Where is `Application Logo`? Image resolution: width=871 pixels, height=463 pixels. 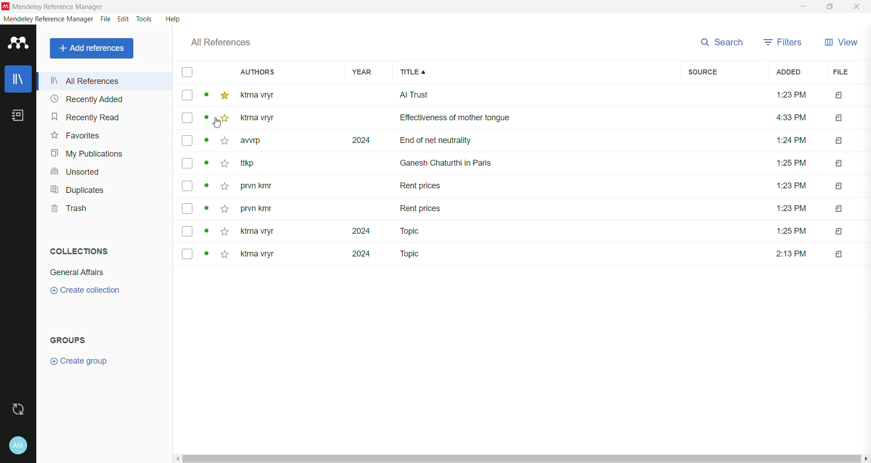
Application Logo is located at coordinates (5, 6).